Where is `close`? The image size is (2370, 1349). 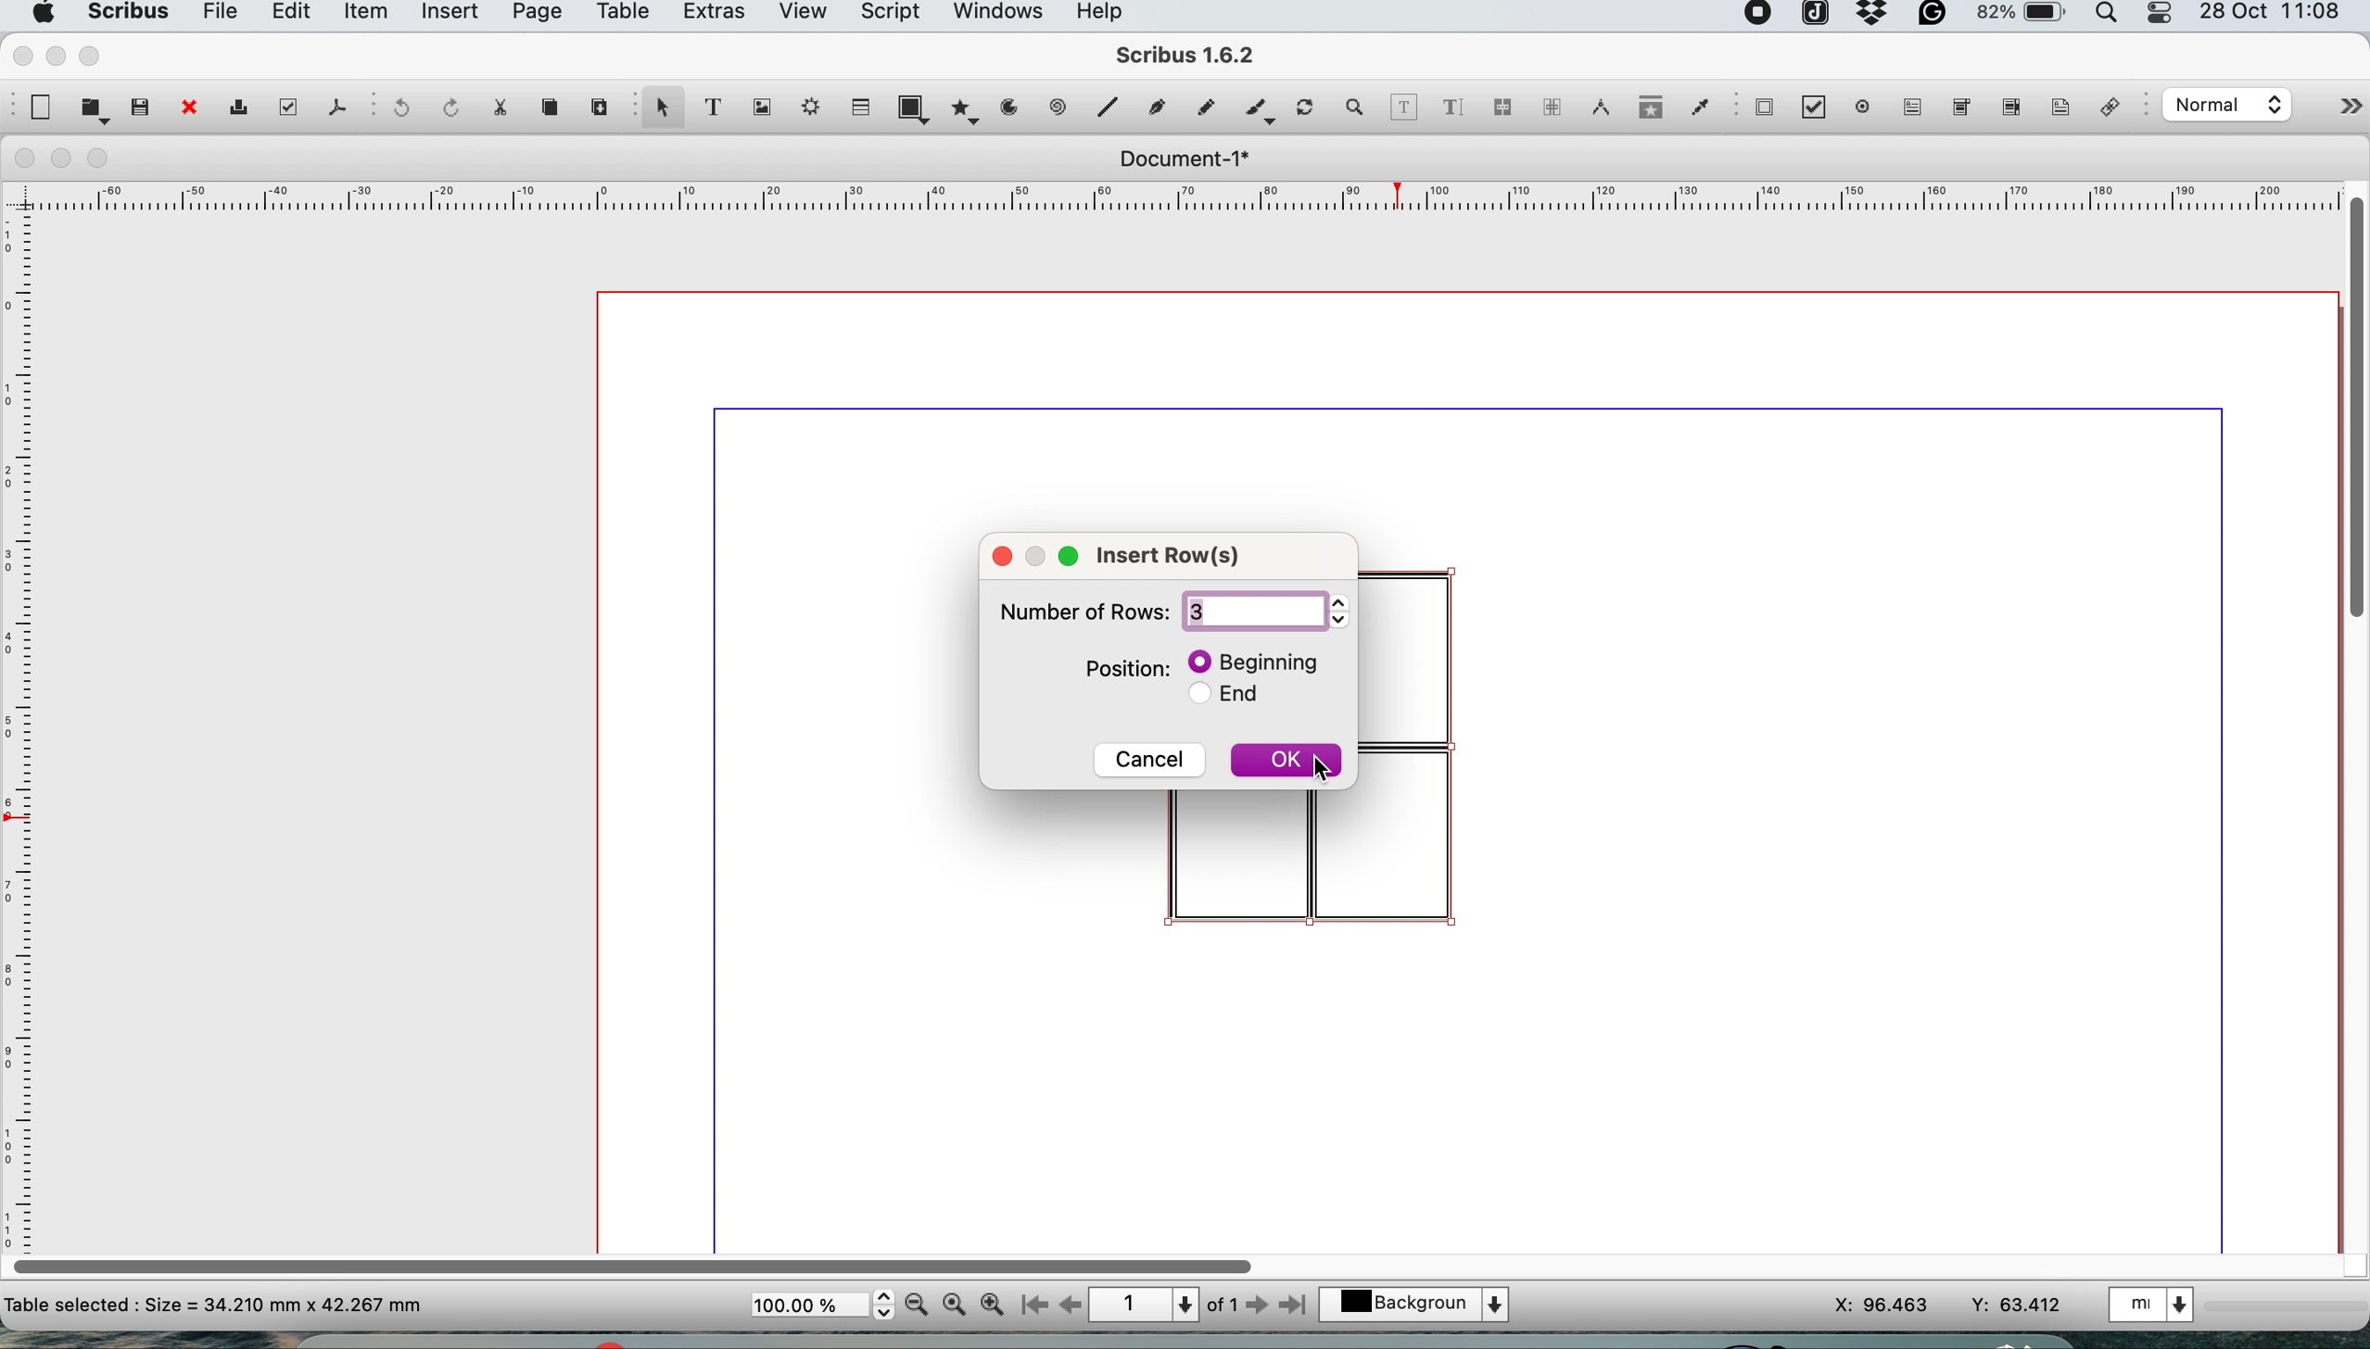
close is located at coordinates (1002, 555).